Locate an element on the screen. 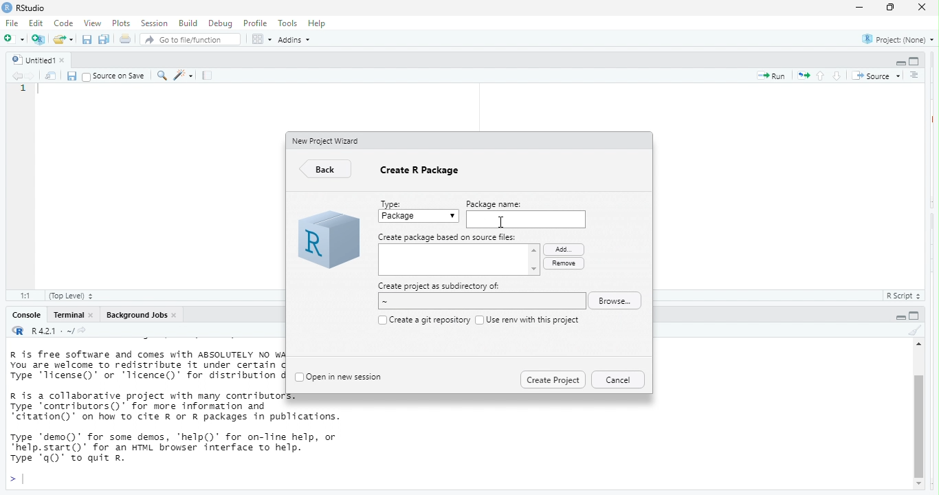 Image resolution: width=939 pixels, height=495 pixels. r studio logo is located at coordinates (19, 331).